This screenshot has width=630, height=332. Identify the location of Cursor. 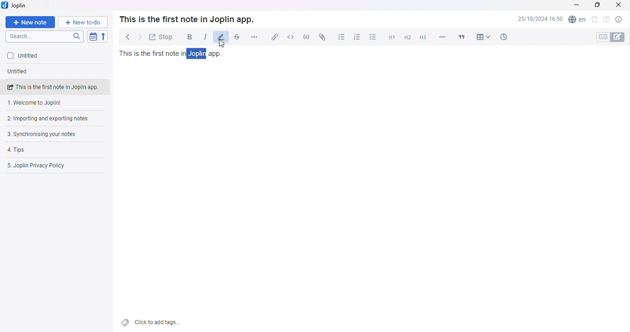
(222, 44).